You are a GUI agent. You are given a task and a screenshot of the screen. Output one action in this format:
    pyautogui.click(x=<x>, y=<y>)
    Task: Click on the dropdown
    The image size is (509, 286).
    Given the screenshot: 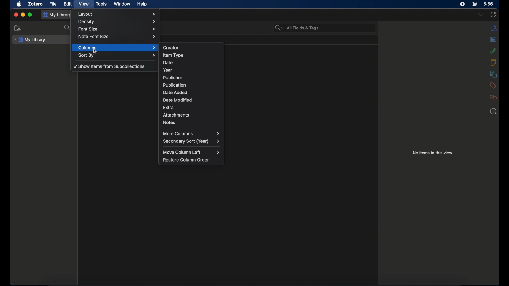 What is the action you would take?
    pyautogui.click(x=481, y=15)
    